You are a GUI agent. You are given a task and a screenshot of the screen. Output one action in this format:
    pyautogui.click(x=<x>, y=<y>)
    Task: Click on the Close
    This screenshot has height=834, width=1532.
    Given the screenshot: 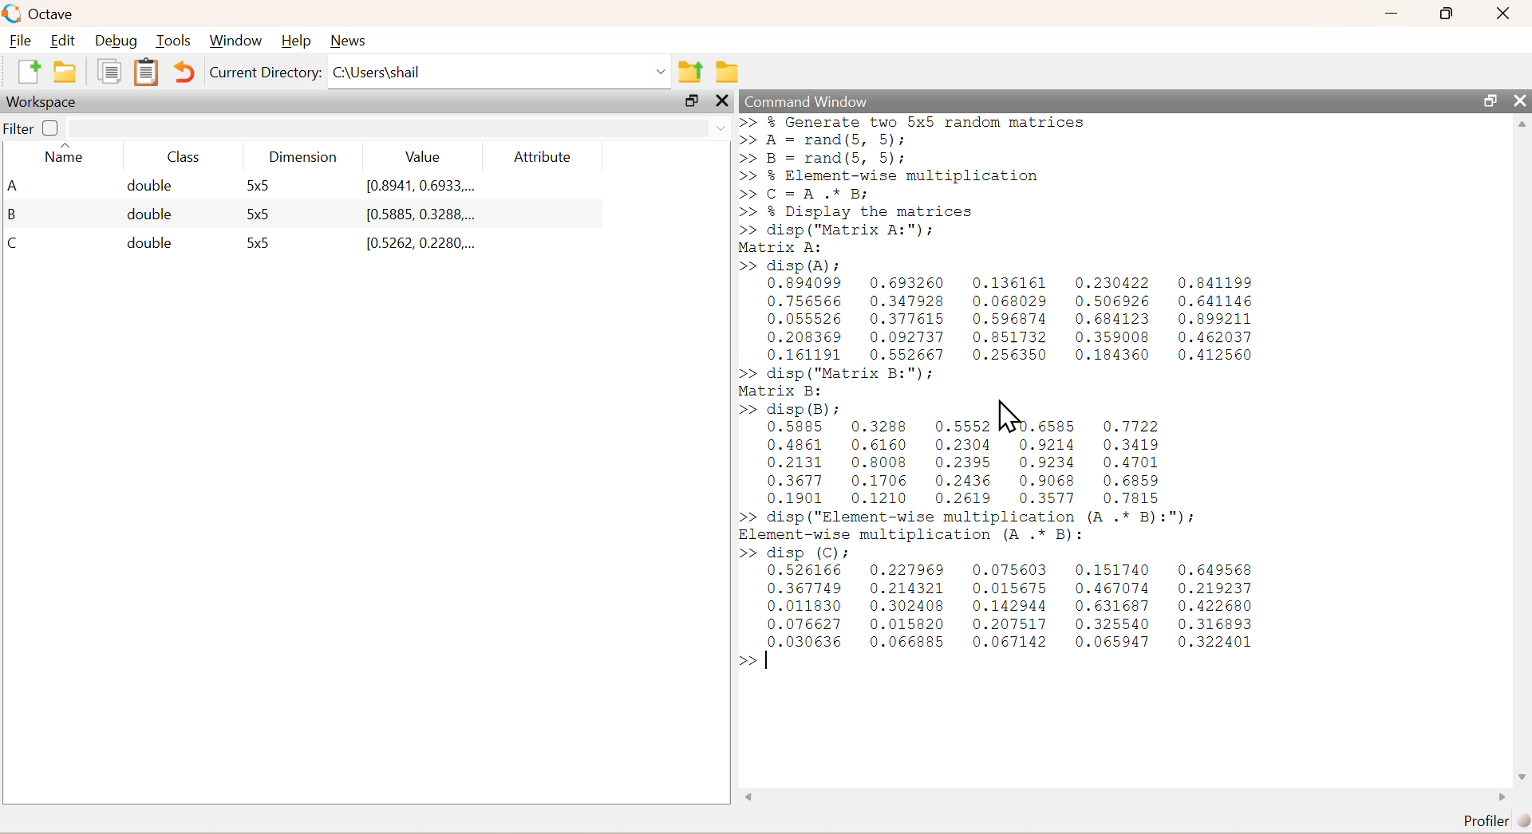 What is the action you would take?
    pyautogui.click(x=1505, y=15)
    